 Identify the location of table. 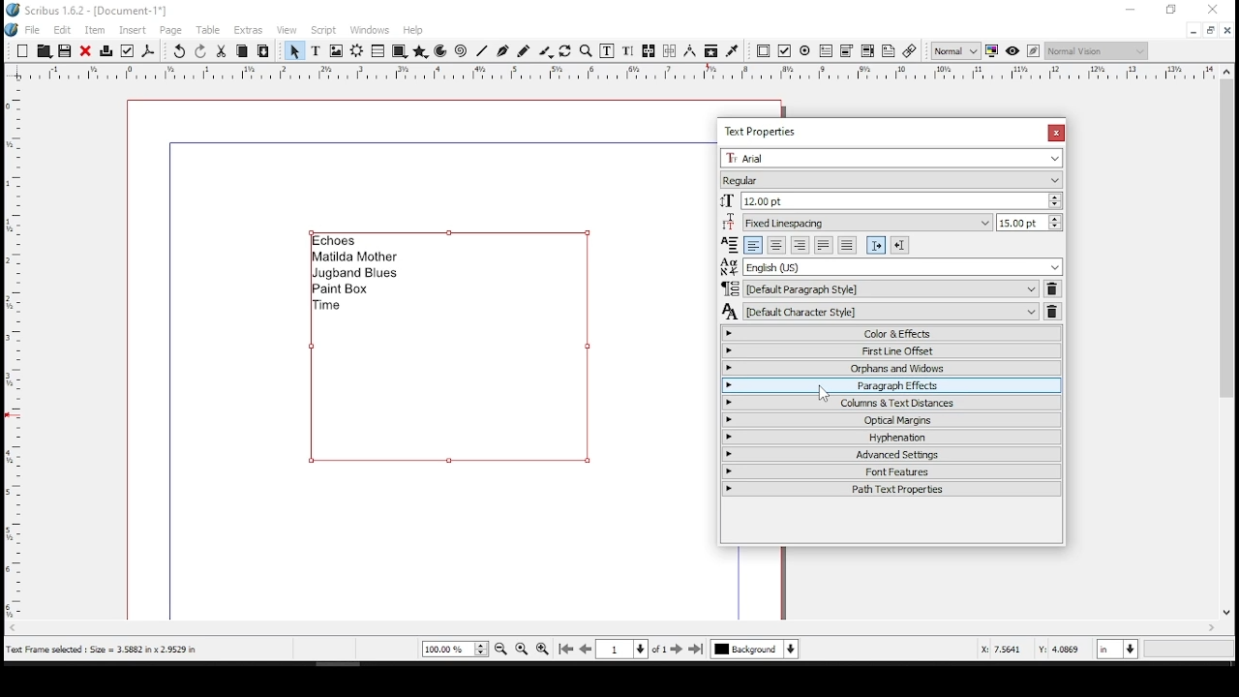
(211, 30).